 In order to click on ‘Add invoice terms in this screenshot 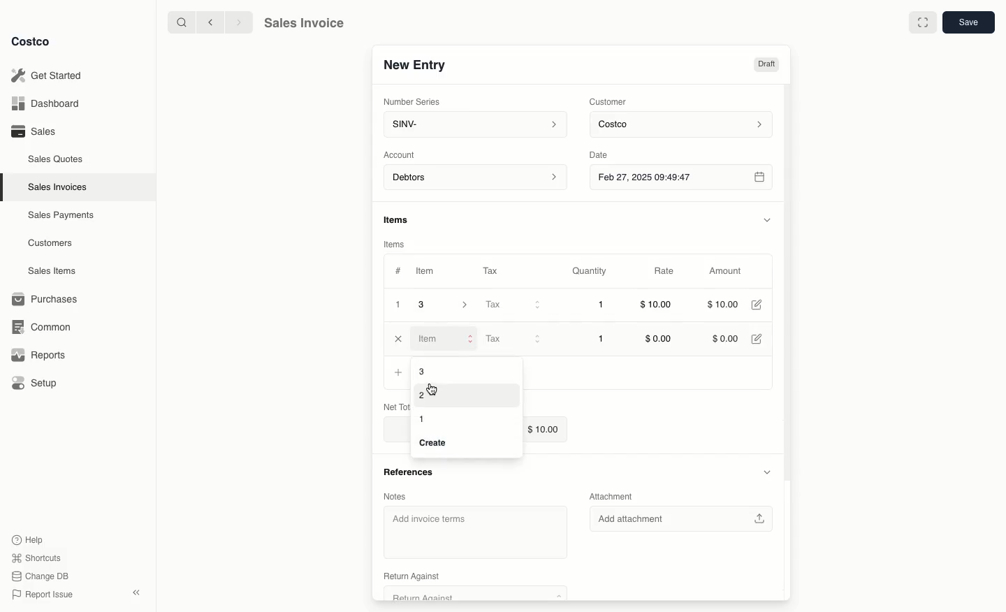, I will do `click(470, 529)`.